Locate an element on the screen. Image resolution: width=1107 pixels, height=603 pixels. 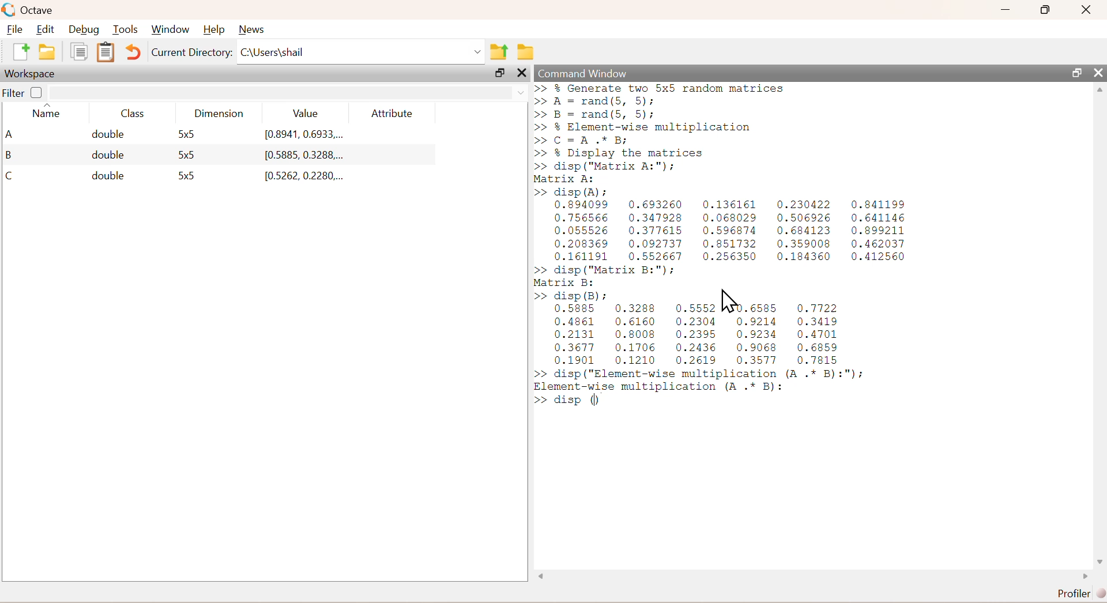
Current Directory: is located at coordinates (191, 55).